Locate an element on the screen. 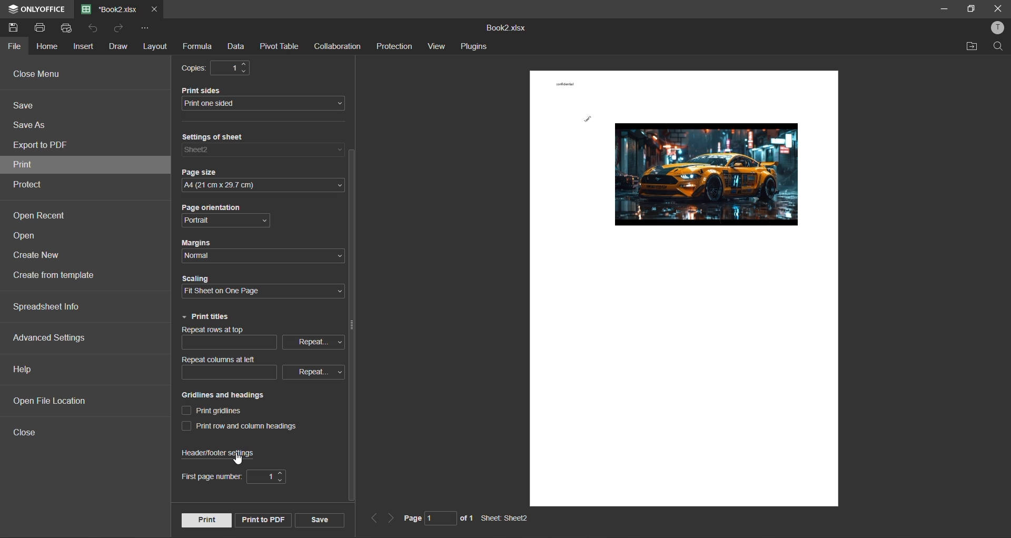 This screenshot has height=538, width=1011. quick print is located at coordinates (69, 28).